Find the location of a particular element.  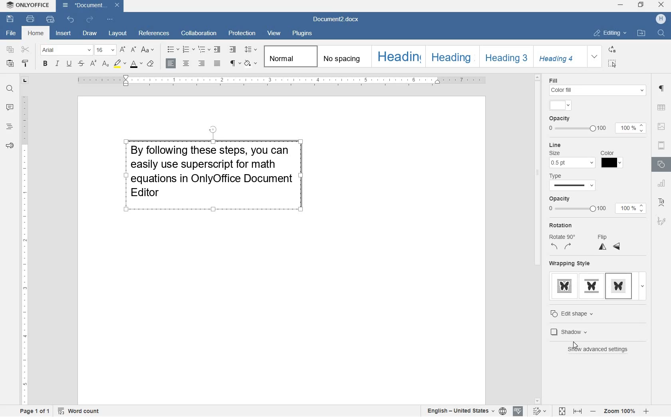

print is located at coordinates (31, 19).